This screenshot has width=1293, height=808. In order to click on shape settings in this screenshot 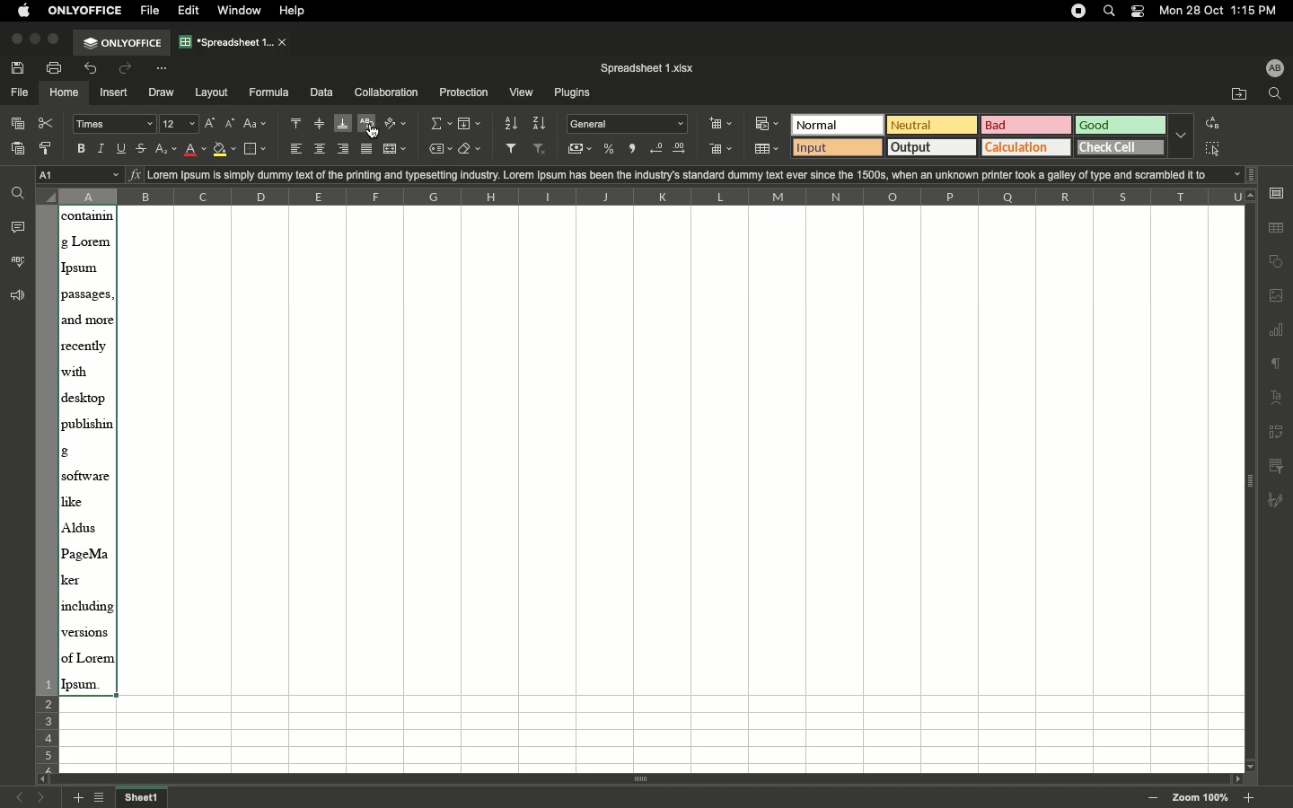, I will do `click(1276, 263)`.